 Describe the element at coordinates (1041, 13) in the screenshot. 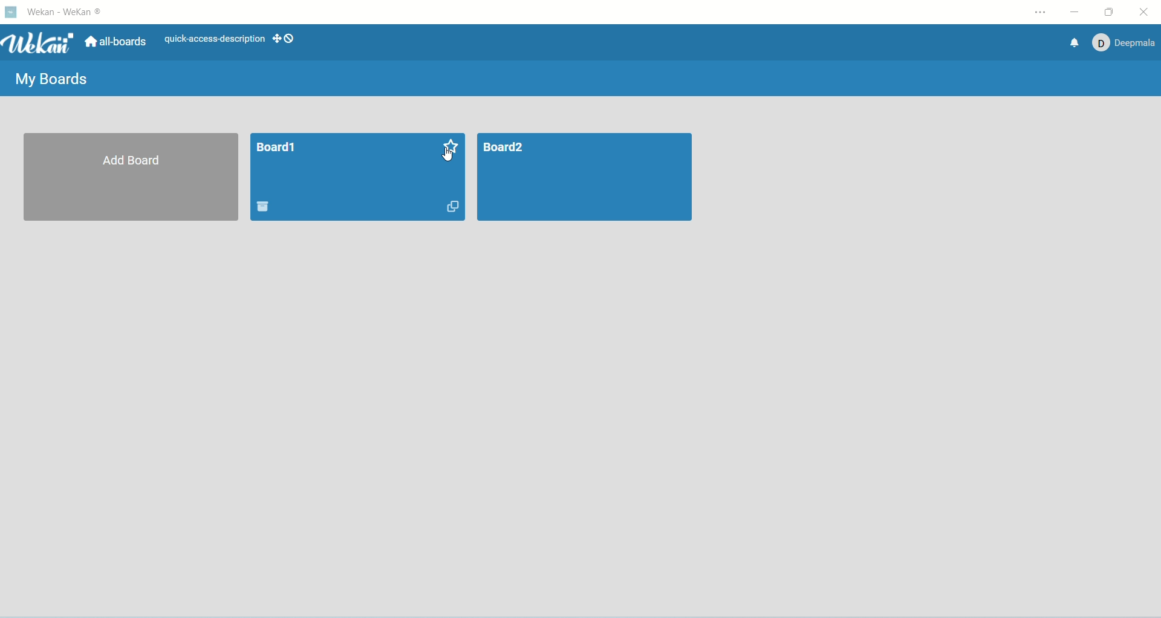

I see `settings and more` at that location.